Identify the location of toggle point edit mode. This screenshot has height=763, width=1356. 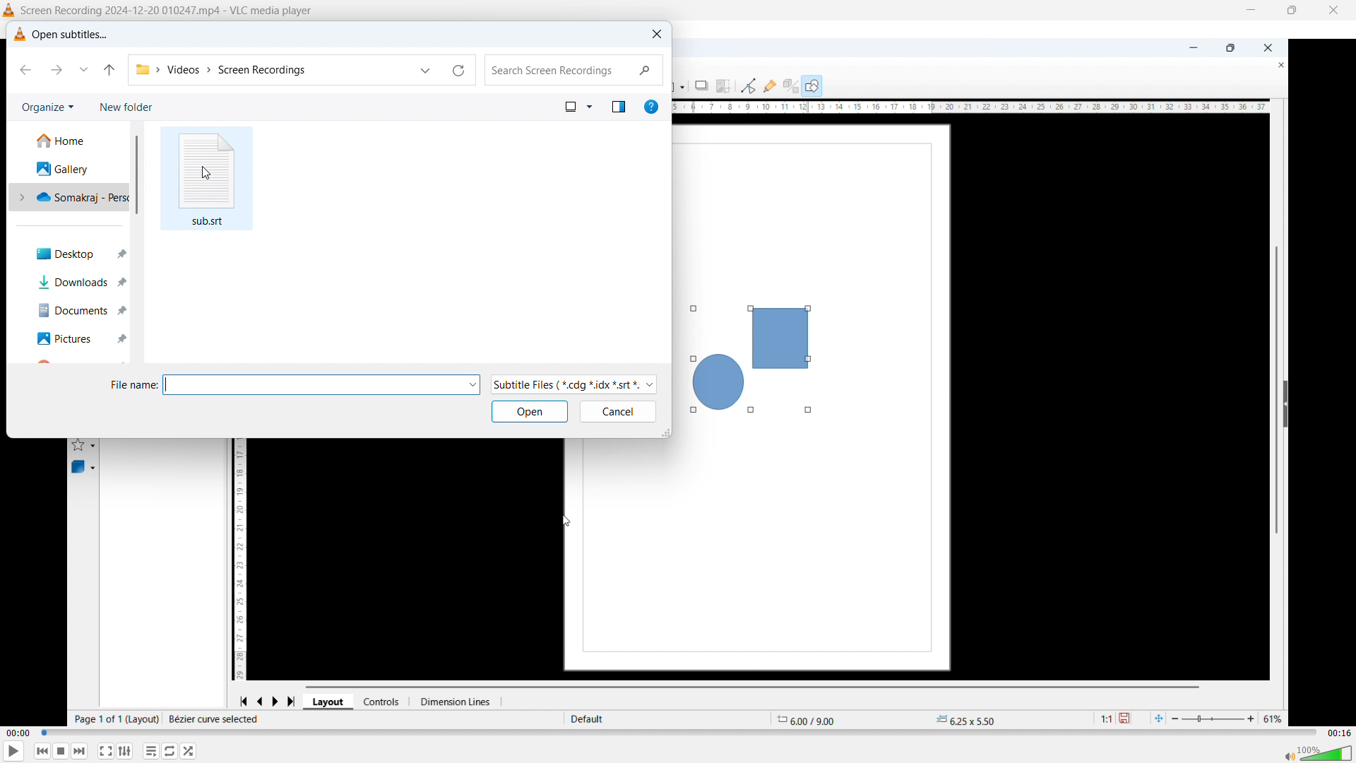
(748, 85).